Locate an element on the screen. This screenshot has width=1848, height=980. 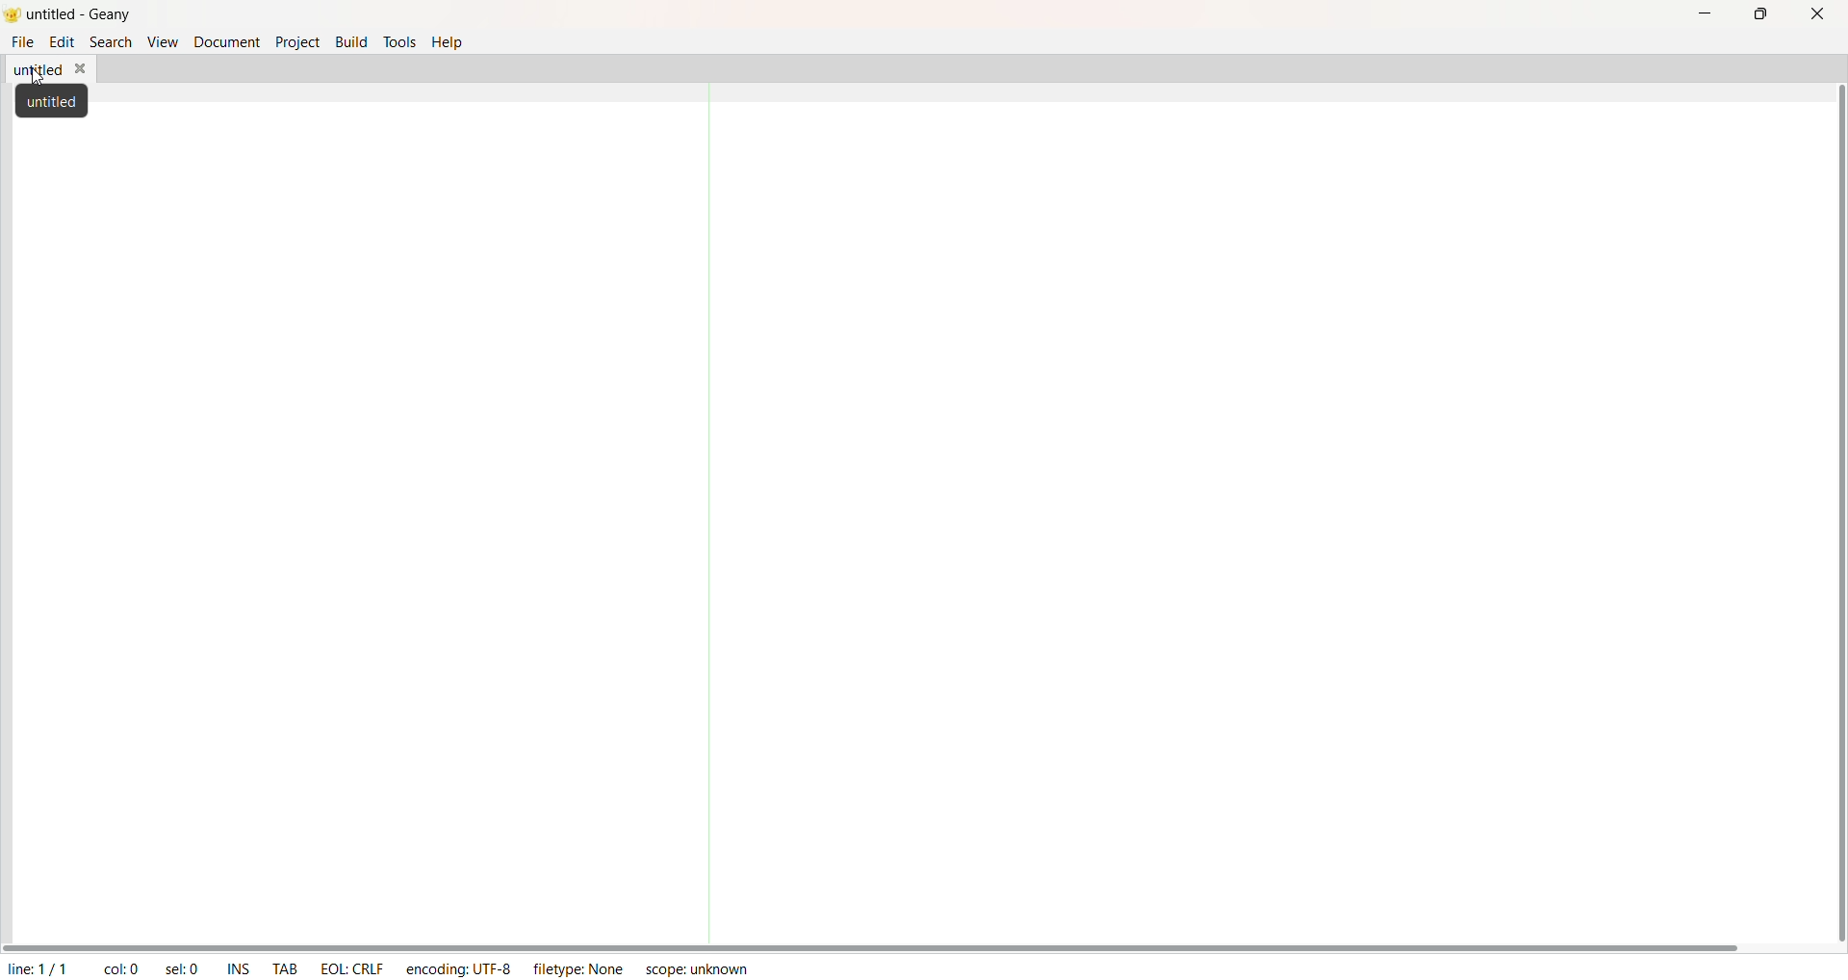
col:0 is located at coordinates (122, 967).